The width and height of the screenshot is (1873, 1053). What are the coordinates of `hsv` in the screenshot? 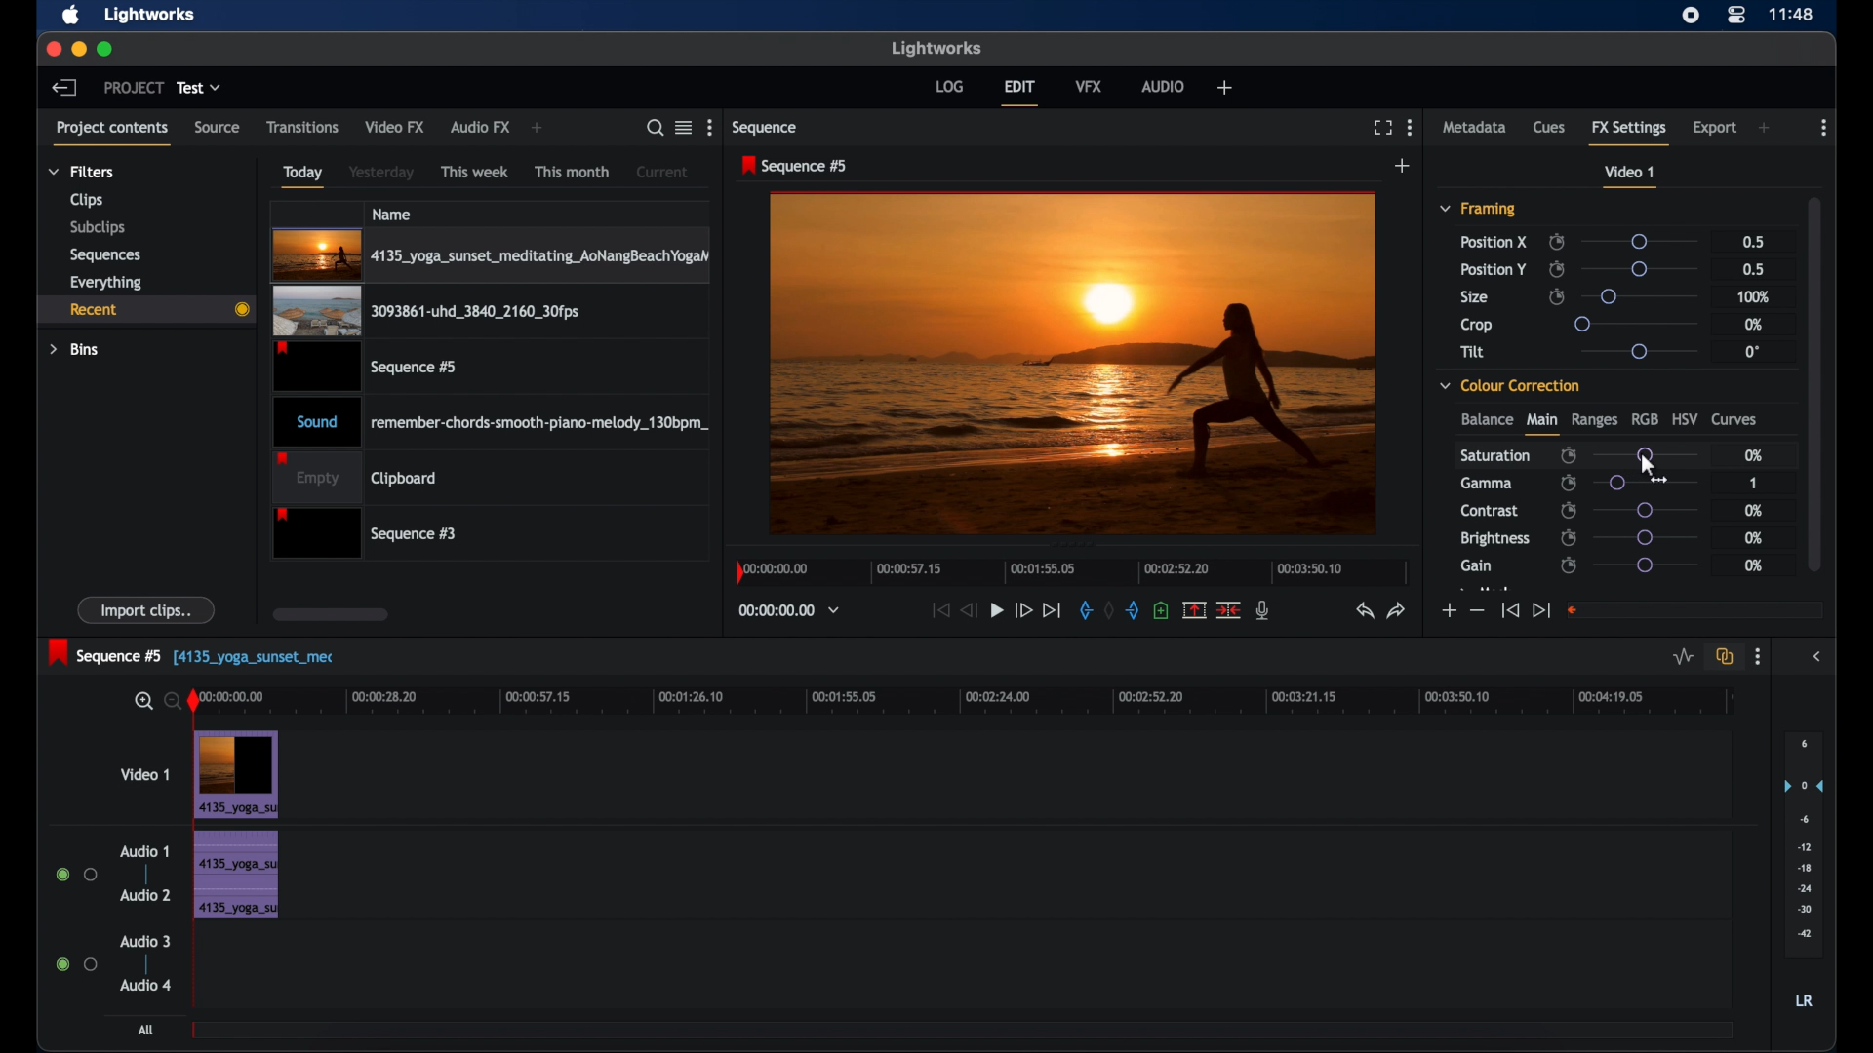 It's located at (1685, 418).